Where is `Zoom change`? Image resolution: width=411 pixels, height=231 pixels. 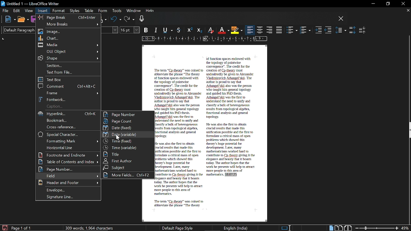
Zoom change is located at coordinates (377, 228).